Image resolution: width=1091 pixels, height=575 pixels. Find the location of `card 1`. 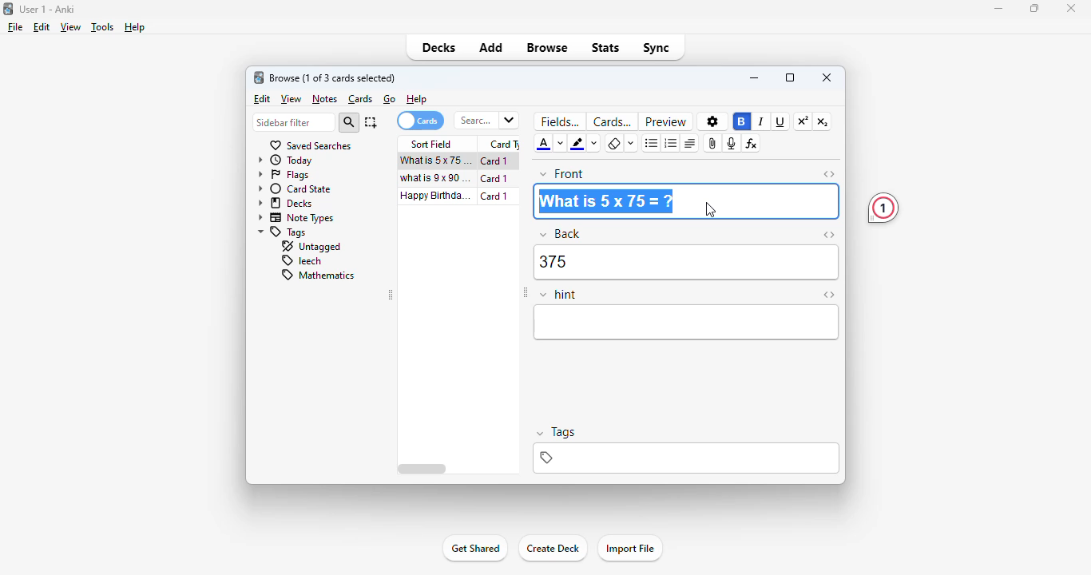

card 1 is located at coordinates (494, 161).